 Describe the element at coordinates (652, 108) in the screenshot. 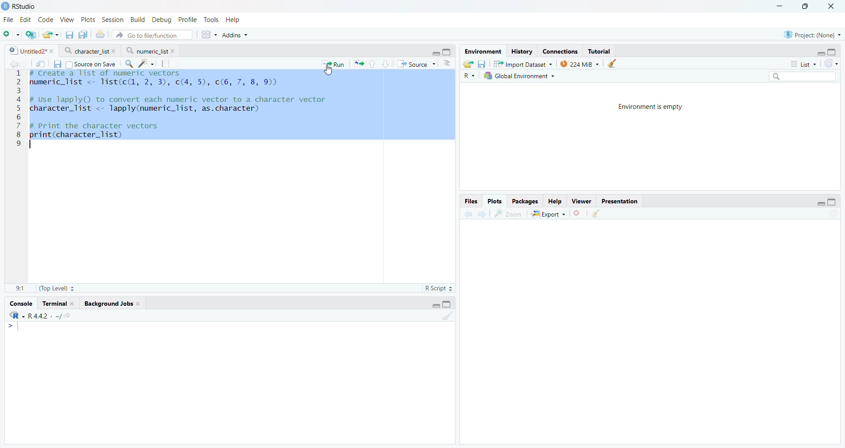

I see `Environment is empty` at that location.